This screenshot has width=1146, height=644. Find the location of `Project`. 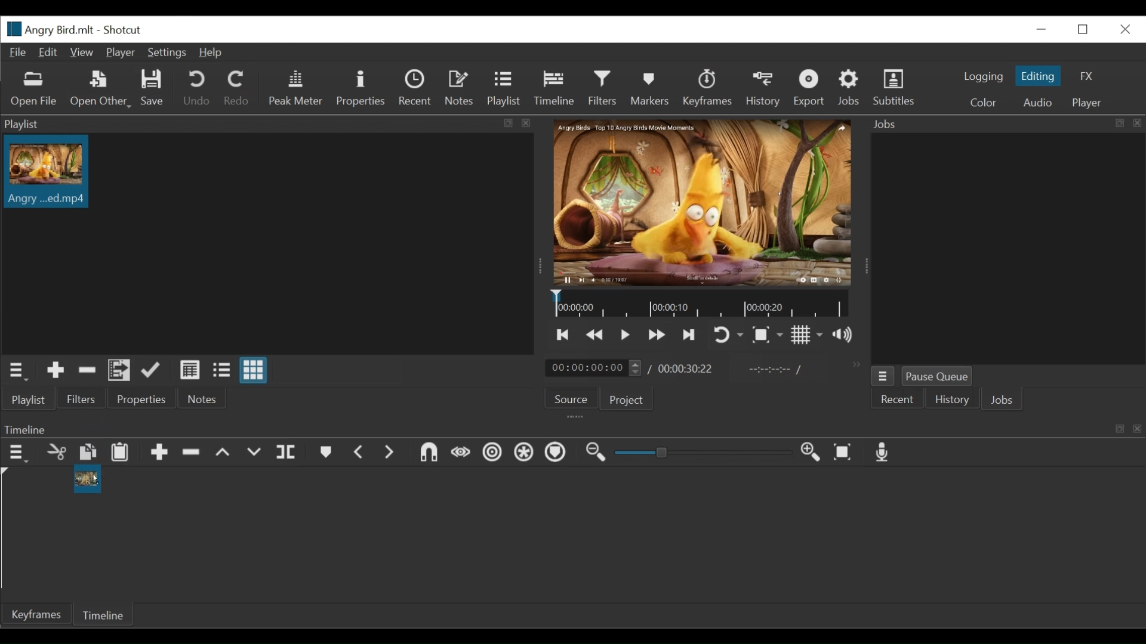

Project is located at coordinates (624, 399).